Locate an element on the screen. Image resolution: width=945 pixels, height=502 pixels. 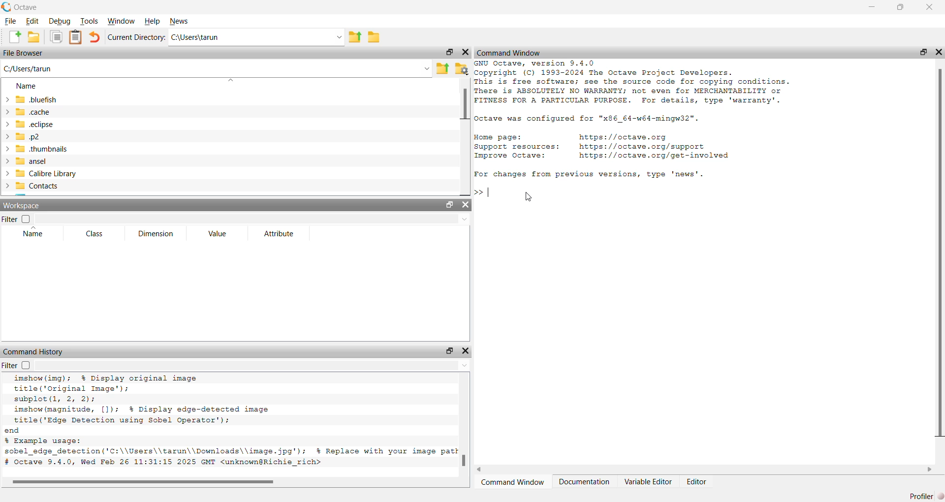
Class is located at coordinates (96, 234).